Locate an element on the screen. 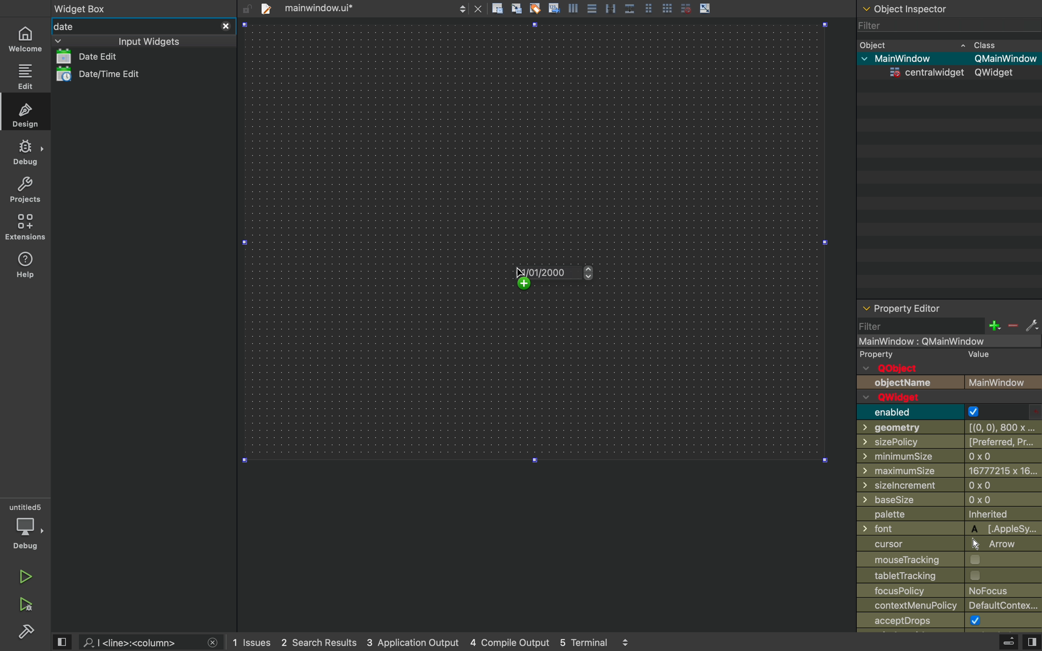  minimussize is located at coordinates (945, 457).